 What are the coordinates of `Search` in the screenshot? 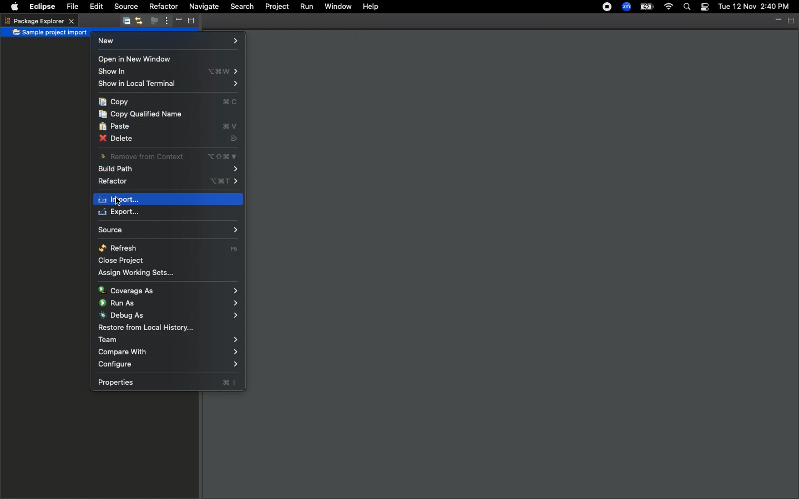 It's located at (241, 7).